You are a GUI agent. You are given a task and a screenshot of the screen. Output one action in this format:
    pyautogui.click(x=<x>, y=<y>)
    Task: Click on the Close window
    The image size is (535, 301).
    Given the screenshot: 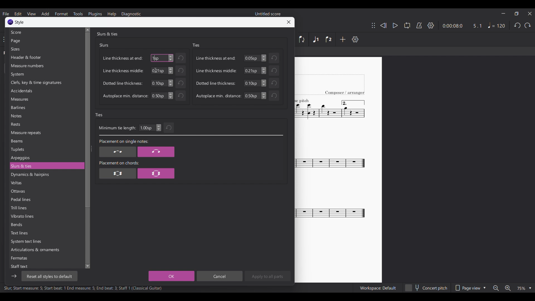 What is the action you would take?
    pyautogui.click(x=289, y=22)
    